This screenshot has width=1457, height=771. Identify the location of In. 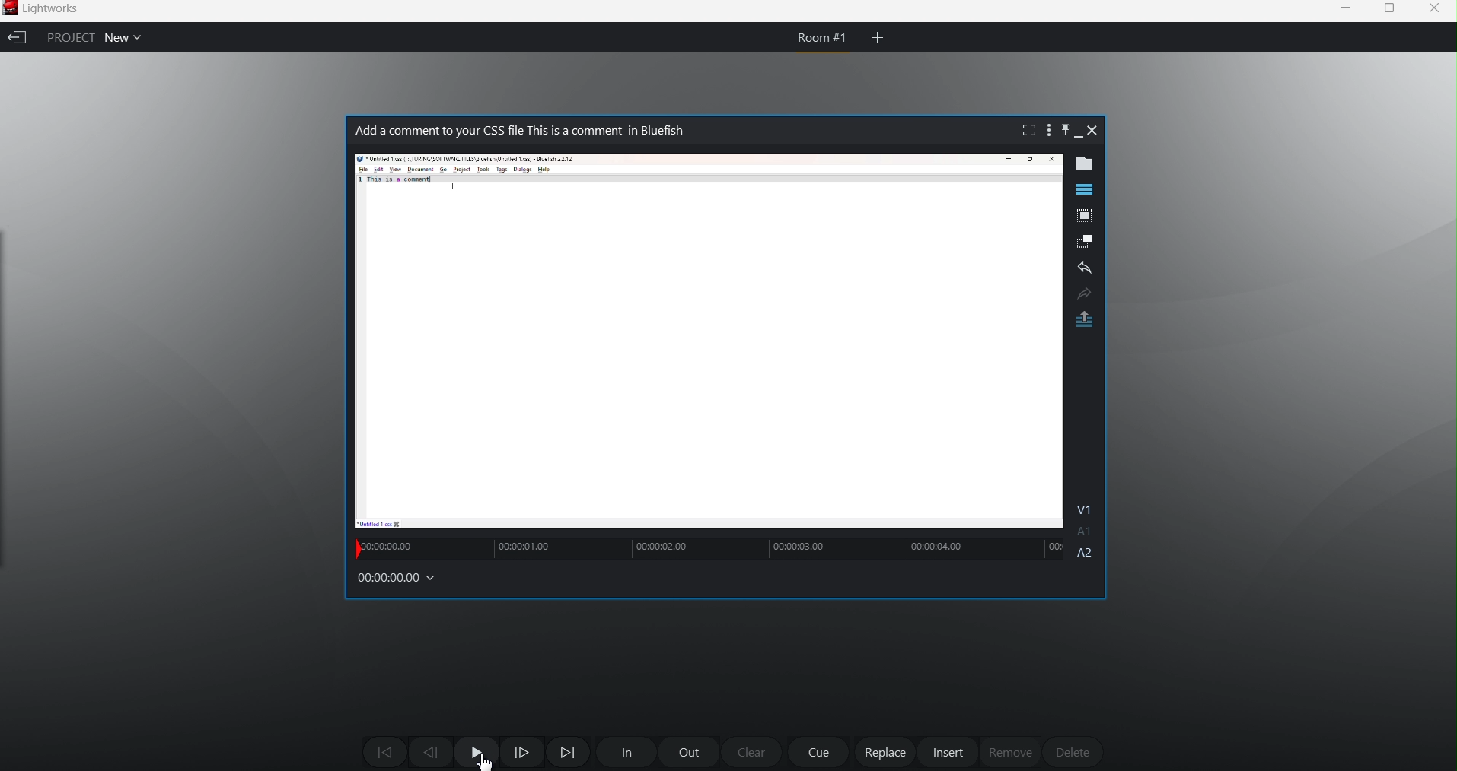
(623, 753).